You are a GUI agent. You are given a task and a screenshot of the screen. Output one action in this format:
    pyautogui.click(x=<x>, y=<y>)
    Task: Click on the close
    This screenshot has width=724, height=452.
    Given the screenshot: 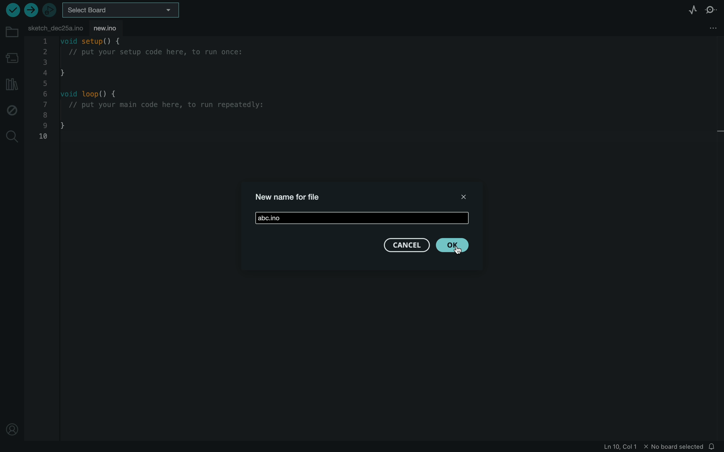 What is the action you would take?
    pyautogui.click(x=466, y=197)
    